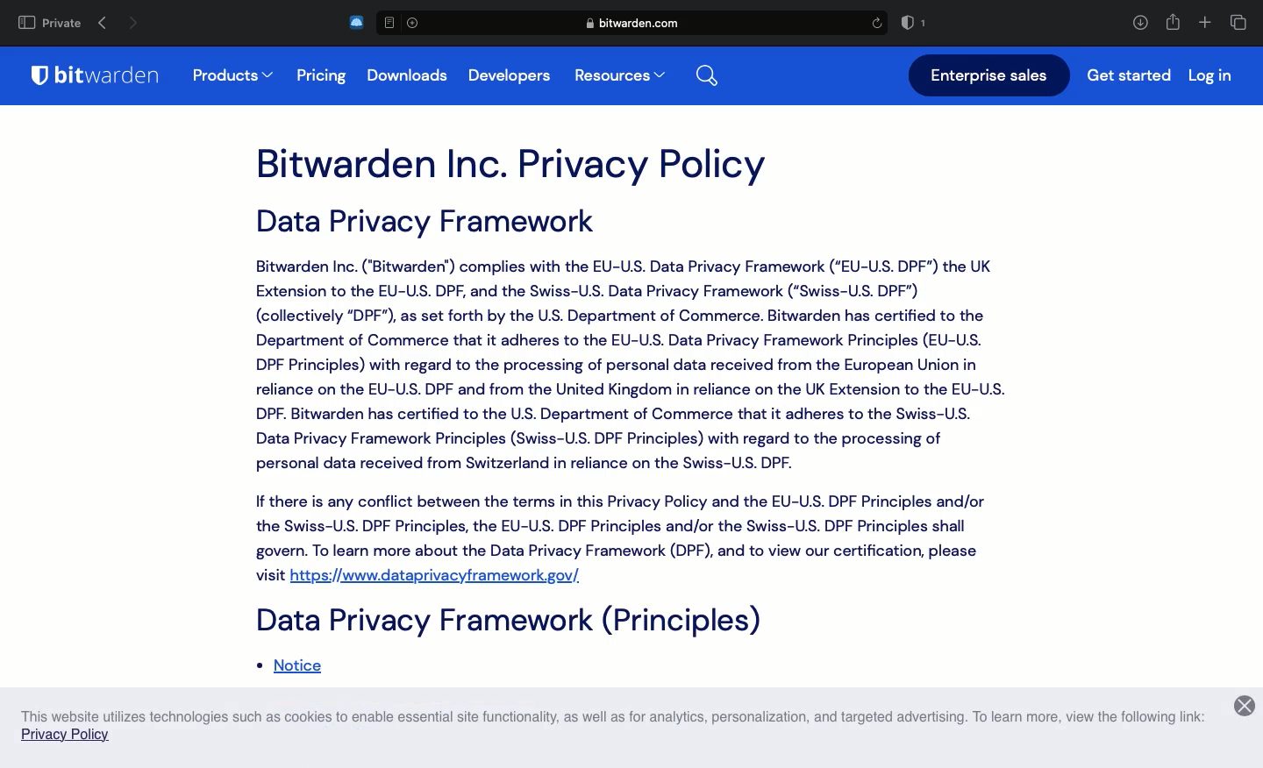 The height and width of the screenshot is (768, 1263). Describe the element at coordinates (102, 19) in the screenshot. I see `previous` at that location.